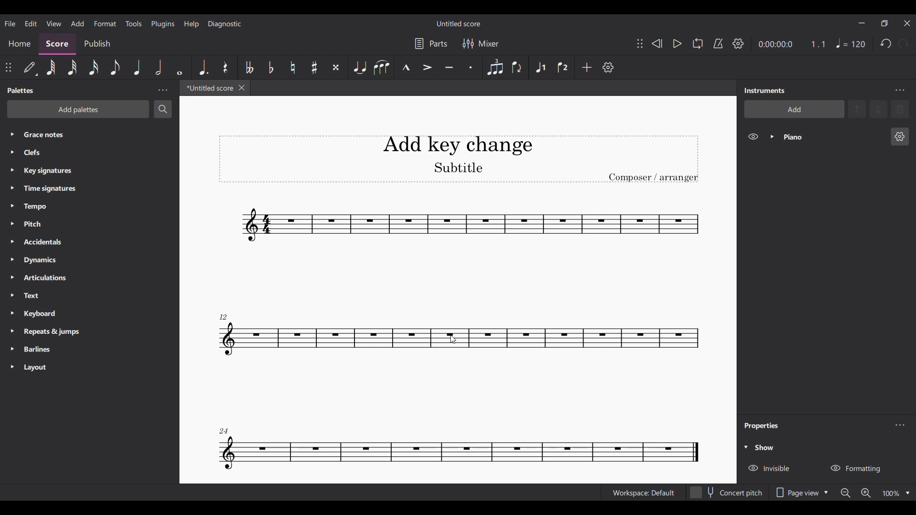  What do you see at coordinates (459, 159) in the screenshot?
I see `Score title, sub-title and composor name` at bounding box center [459, 159].